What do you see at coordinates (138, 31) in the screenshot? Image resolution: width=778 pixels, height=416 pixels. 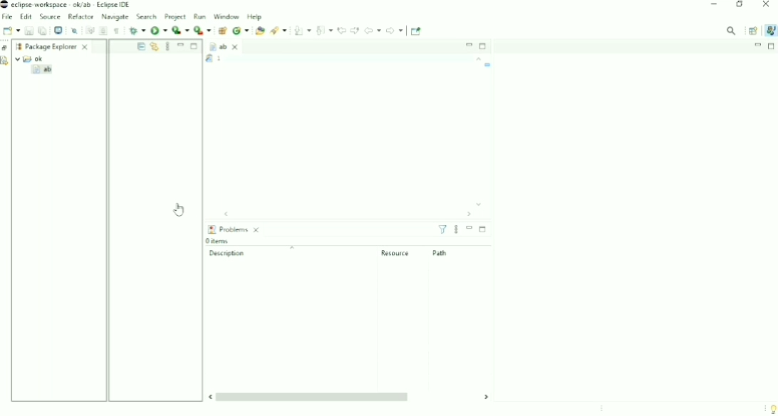 I see `Debug` at bounding box center [138, 31].